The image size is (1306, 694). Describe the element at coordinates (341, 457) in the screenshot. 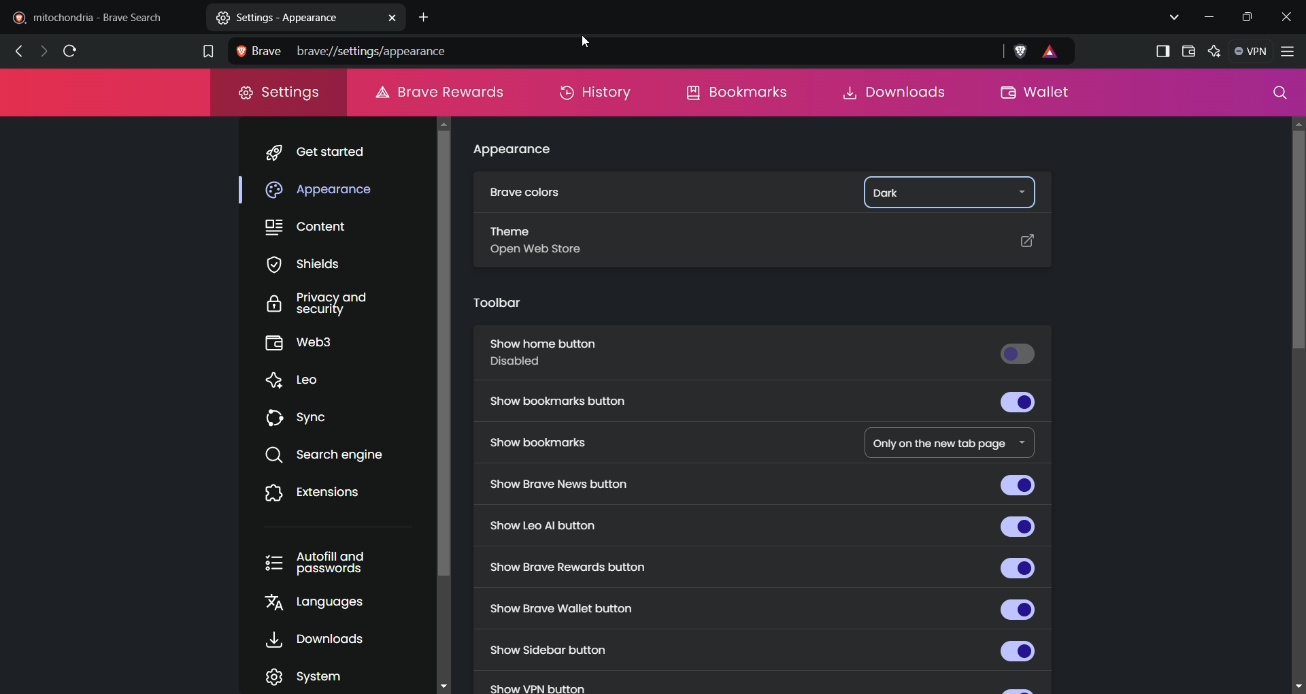

I see `search engine` at that location.